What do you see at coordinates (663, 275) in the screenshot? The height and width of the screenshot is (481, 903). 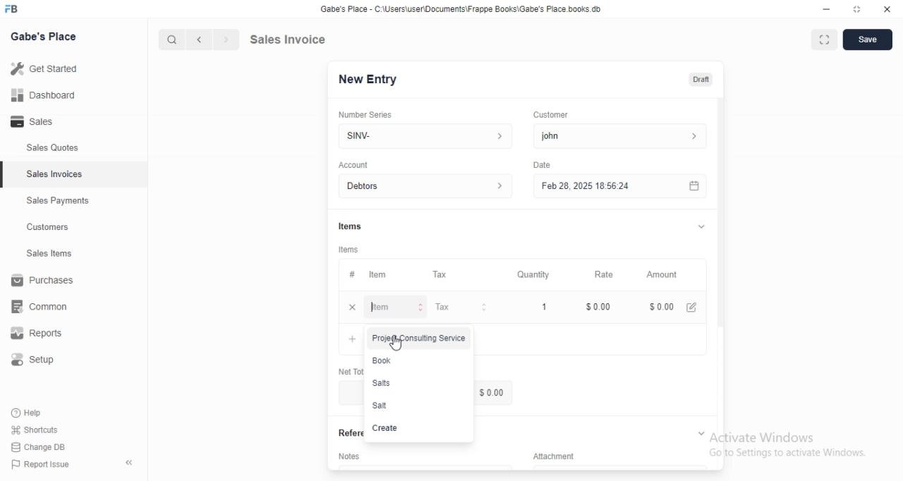 I see `‘Amount` at bounding box center [663, 275].